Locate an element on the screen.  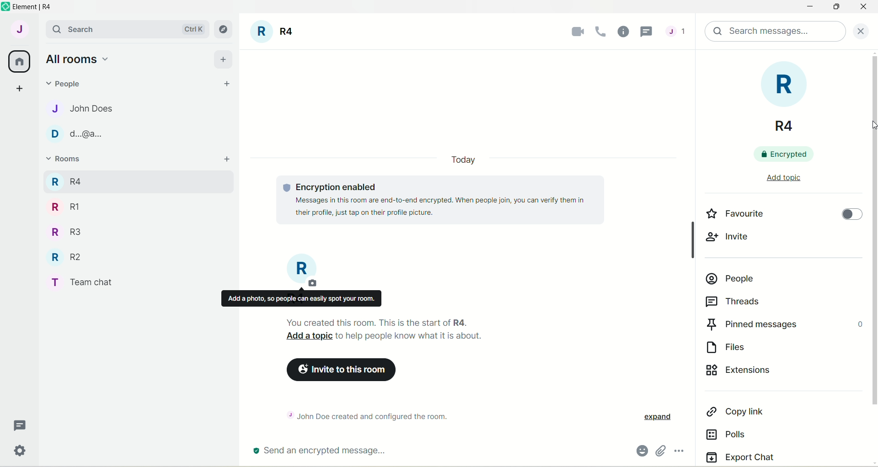
send an encrypted message... is located at coordinates (384, 451).